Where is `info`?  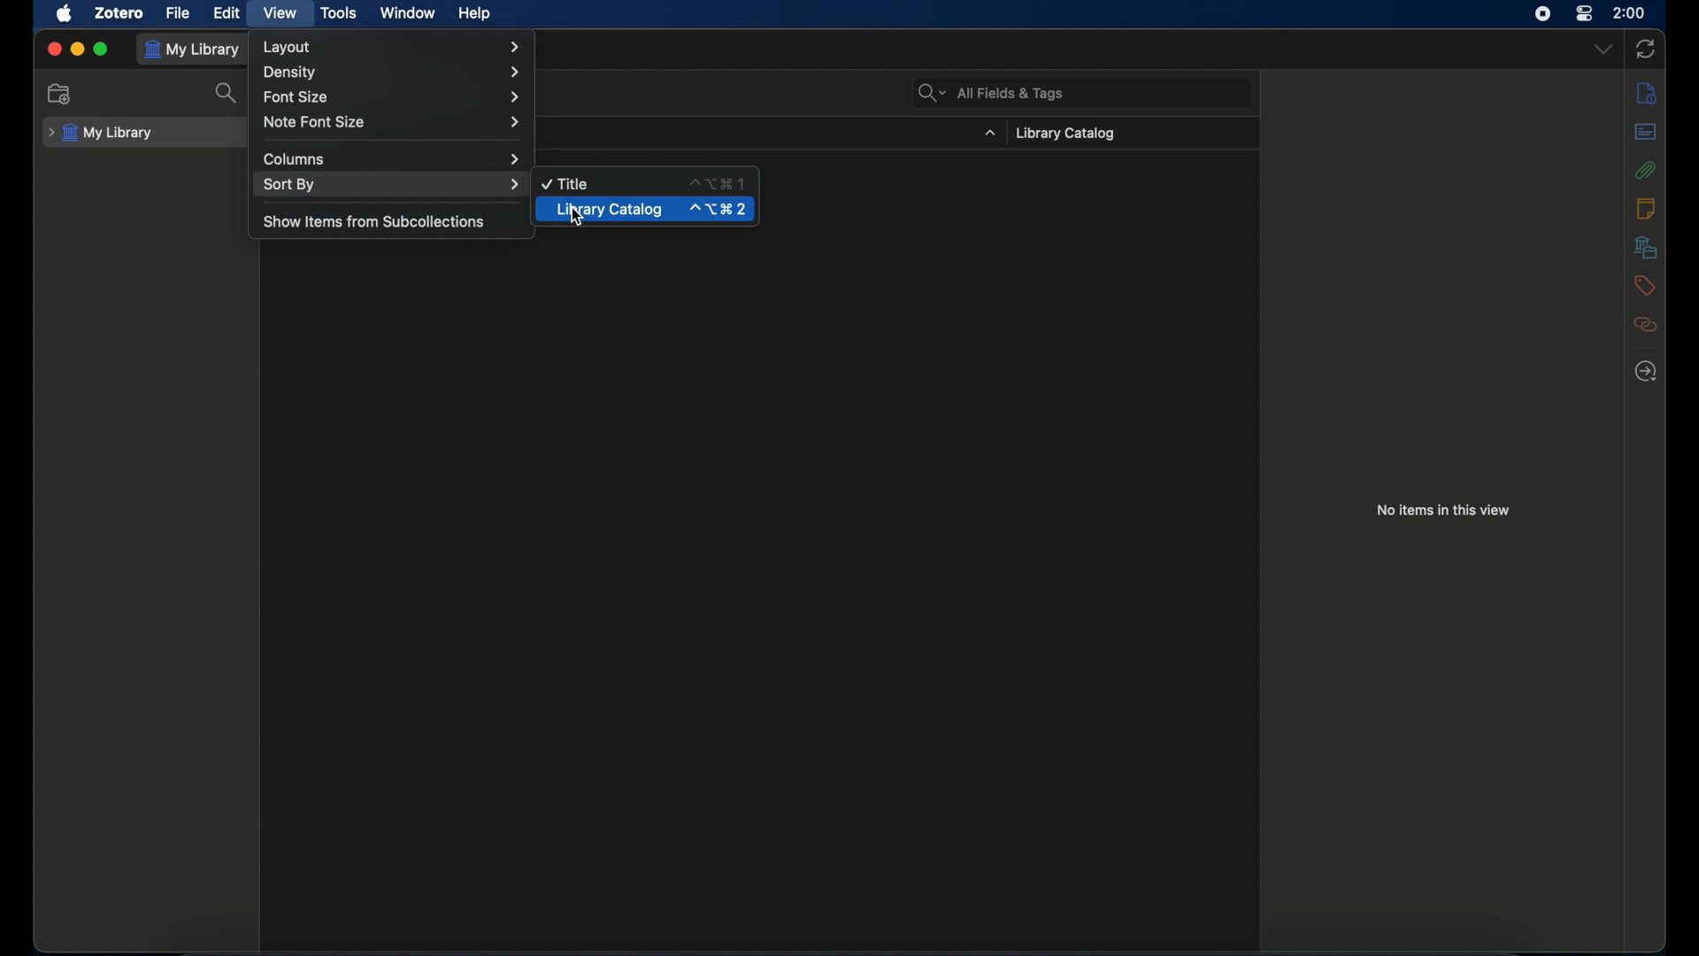 info is located at coordinates (1646, 93).